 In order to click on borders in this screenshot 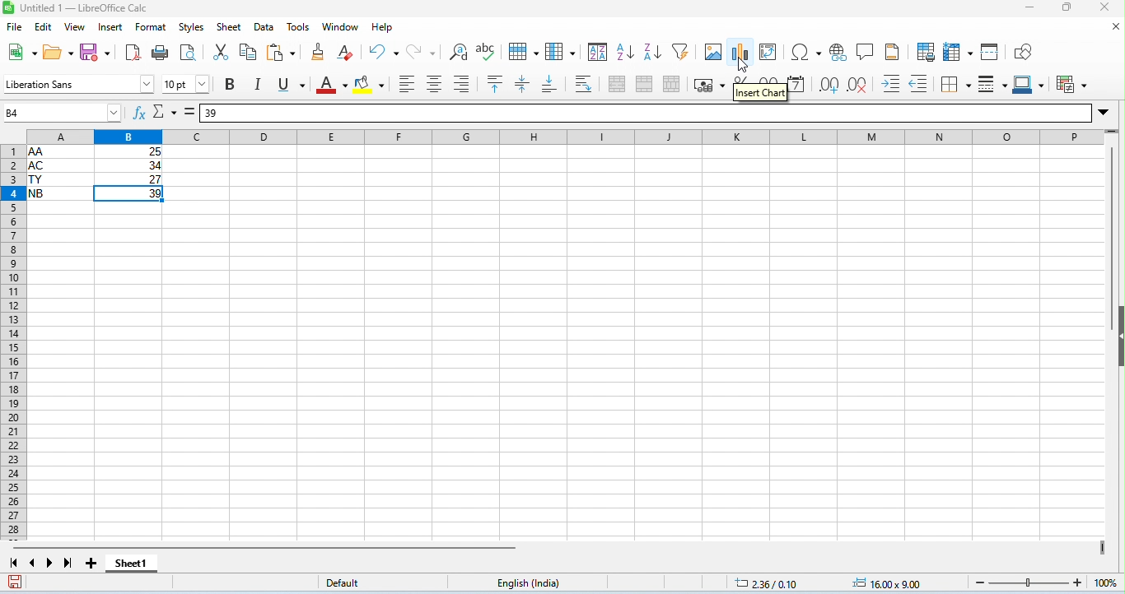, I will do `click(957, 86)`.